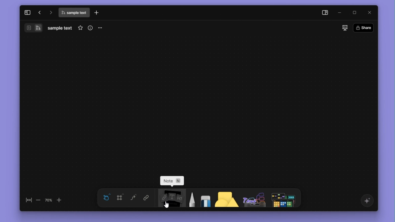 Image resolution: width=395 pixels, height=222 pixels. I want to click on Select V, so click(105, 197).